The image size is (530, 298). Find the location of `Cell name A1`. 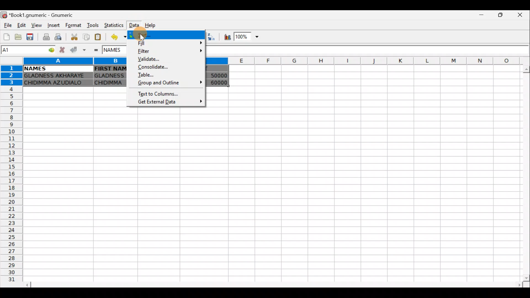

Cell name A1 is located at coordinates (22, 50).